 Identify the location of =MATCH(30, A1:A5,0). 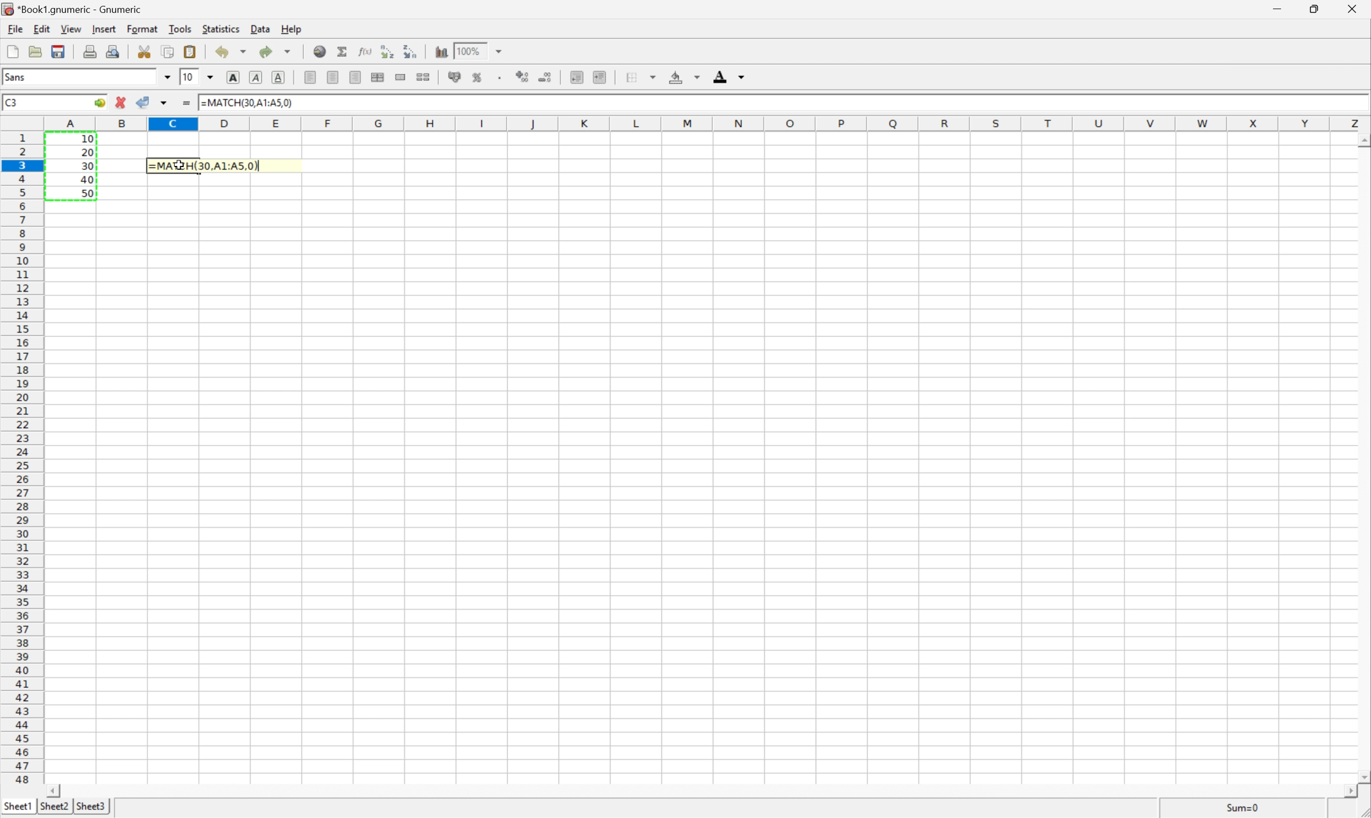
(247, 104).